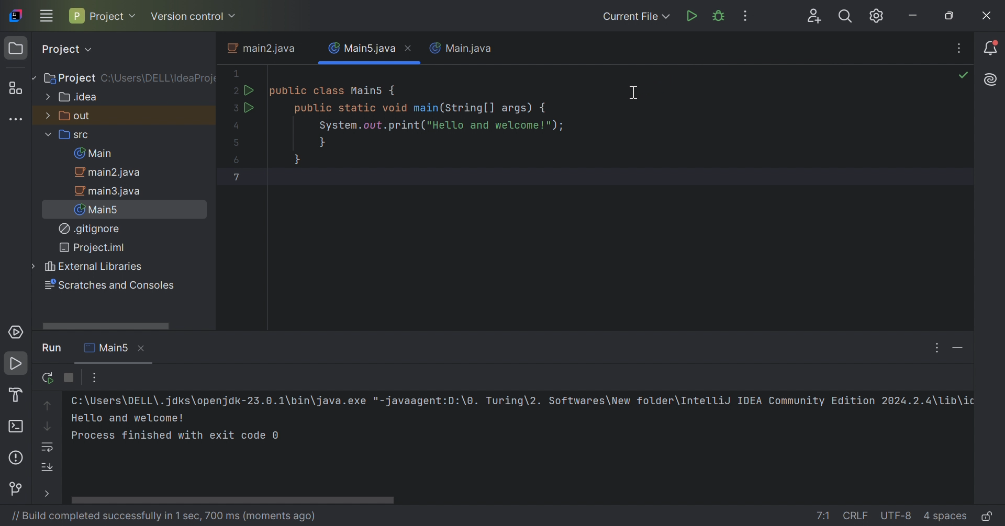 The height and width of the screenshot is (526, 1005). What do you see at coordinates (634, 92) in the screenshot?
I see `Cursor` at bounding box center [634, 92].